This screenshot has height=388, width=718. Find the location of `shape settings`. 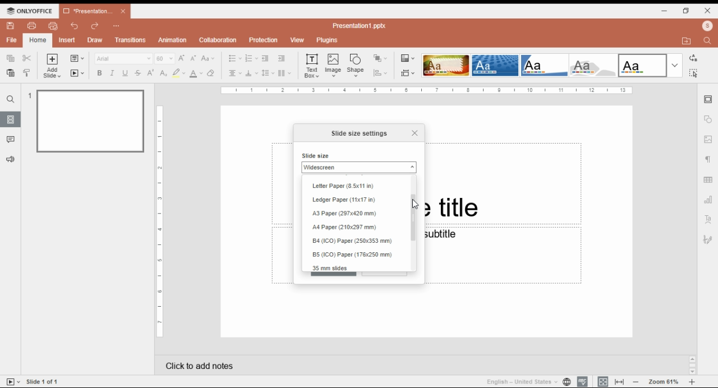

shape settings is located at coordinates (708, 119).